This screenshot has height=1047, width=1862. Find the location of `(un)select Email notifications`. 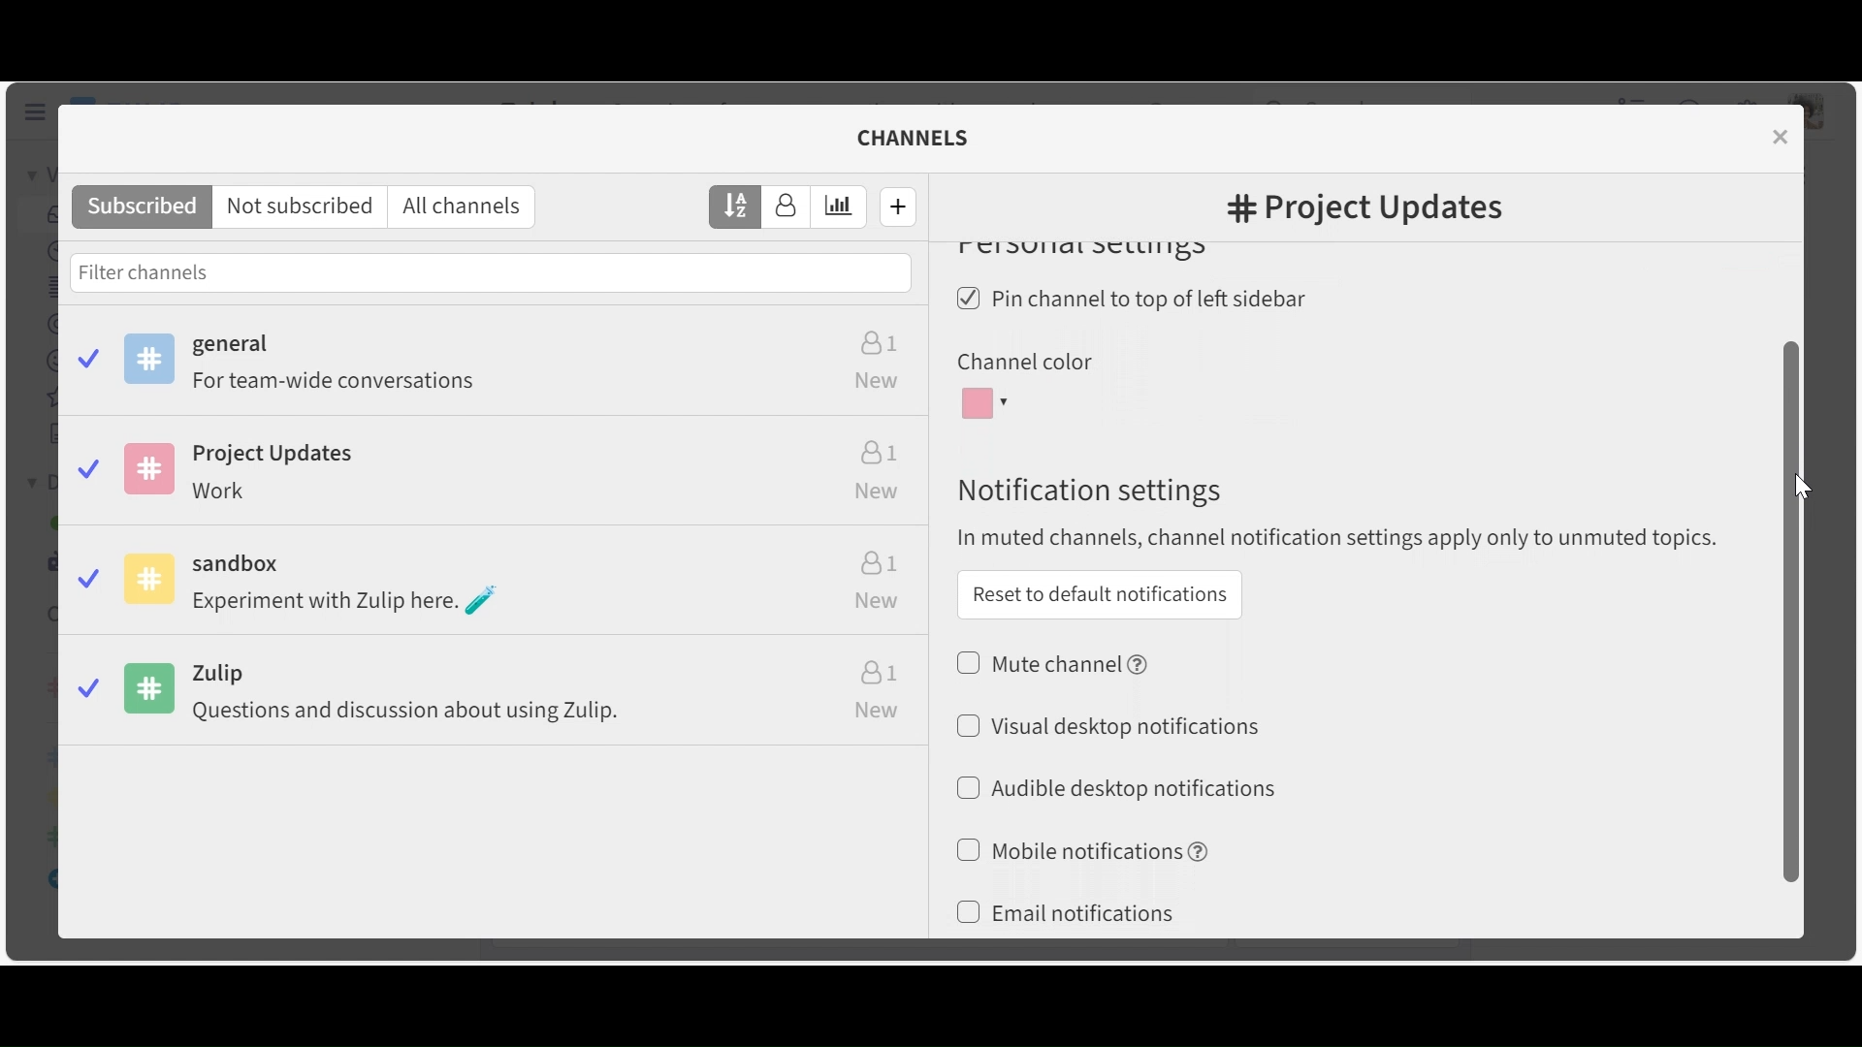

(un)select Email notifications is located at coordinates (1066, 914).